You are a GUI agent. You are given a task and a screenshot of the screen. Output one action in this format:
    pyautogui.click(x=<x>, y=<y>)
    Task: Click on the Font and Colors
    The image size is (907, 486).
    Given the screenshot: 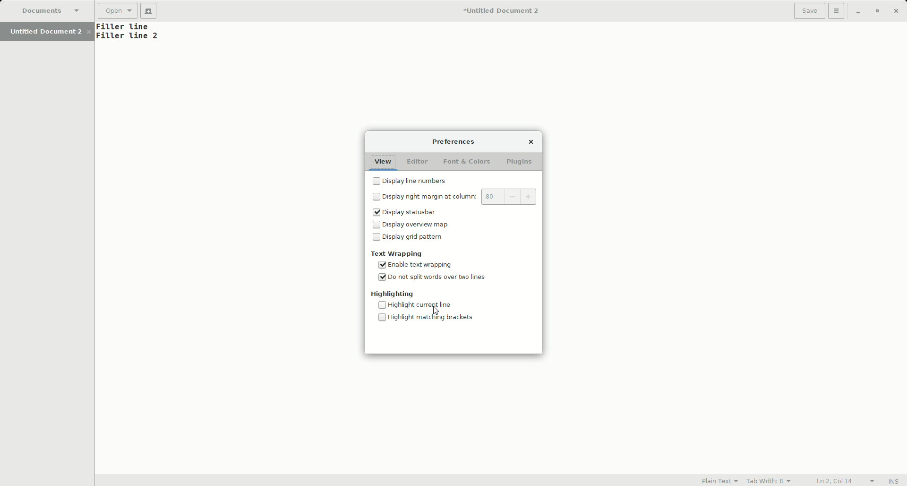 What is the action you would take?
    pyautogui.click(x=465, y=162)
    